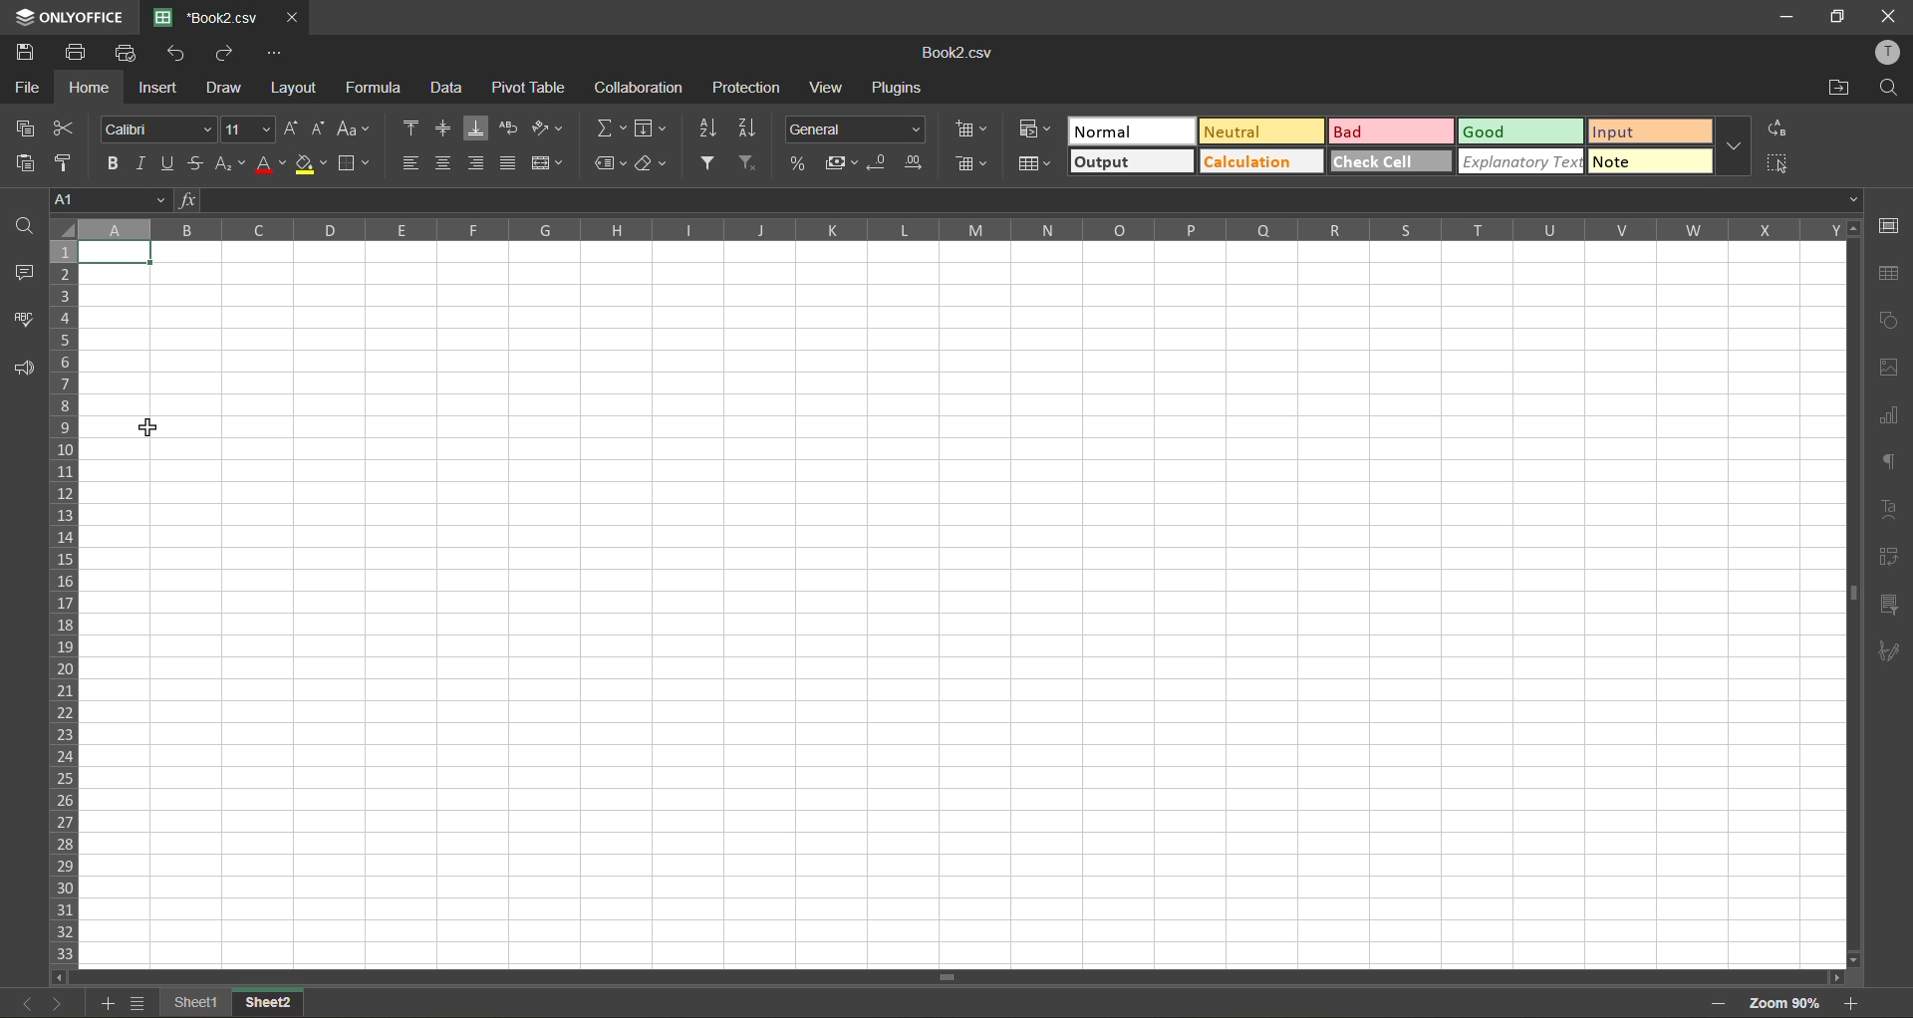 The height and width of the screenshot is (1018, 1913). What do you see at coordinates (22, 1002) in the screenshot?
I see `previous` at bounding box center [22, 1002].